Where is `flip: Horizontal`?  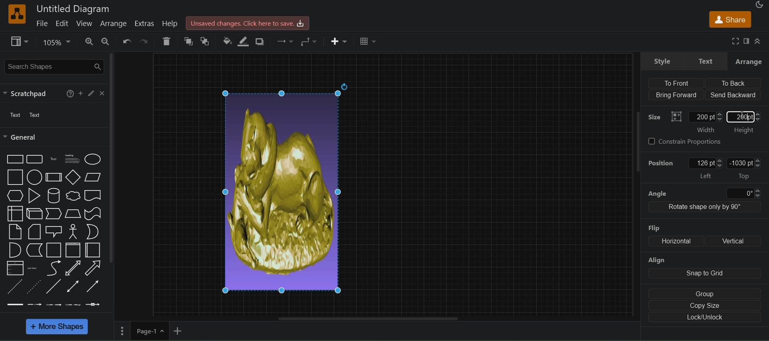 flip: Horizontal is located at coordinates (668, 235).